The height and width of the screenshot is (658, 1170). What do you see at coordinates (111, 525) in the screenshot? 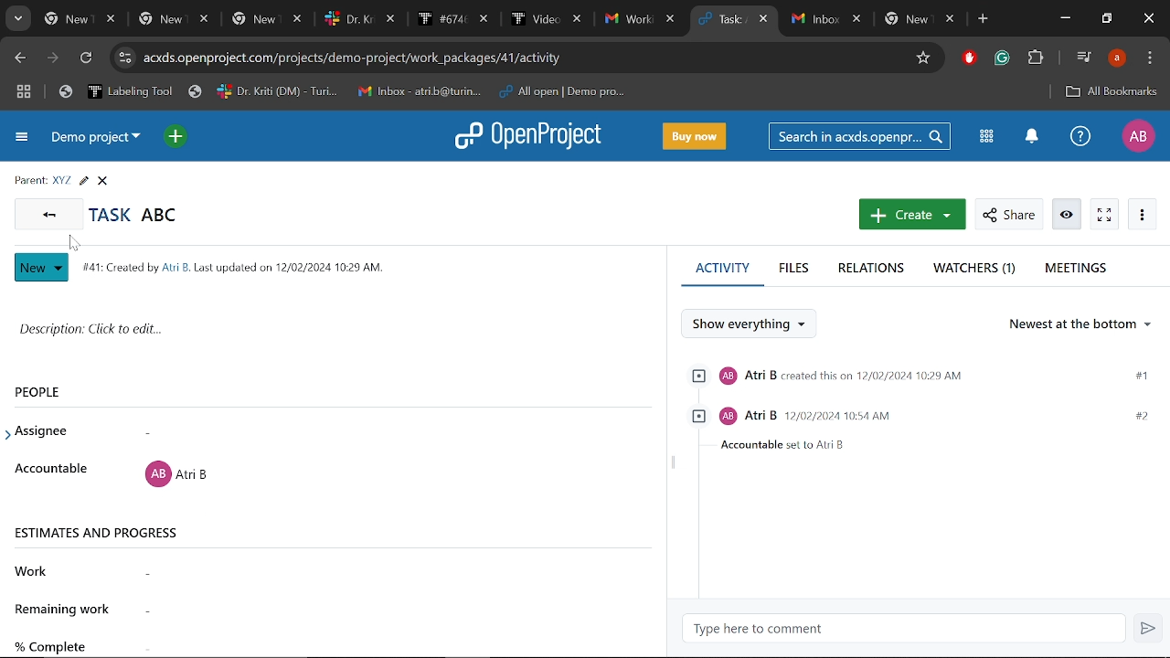
I see `Estimates and progress` at bounding box center [111, 525].